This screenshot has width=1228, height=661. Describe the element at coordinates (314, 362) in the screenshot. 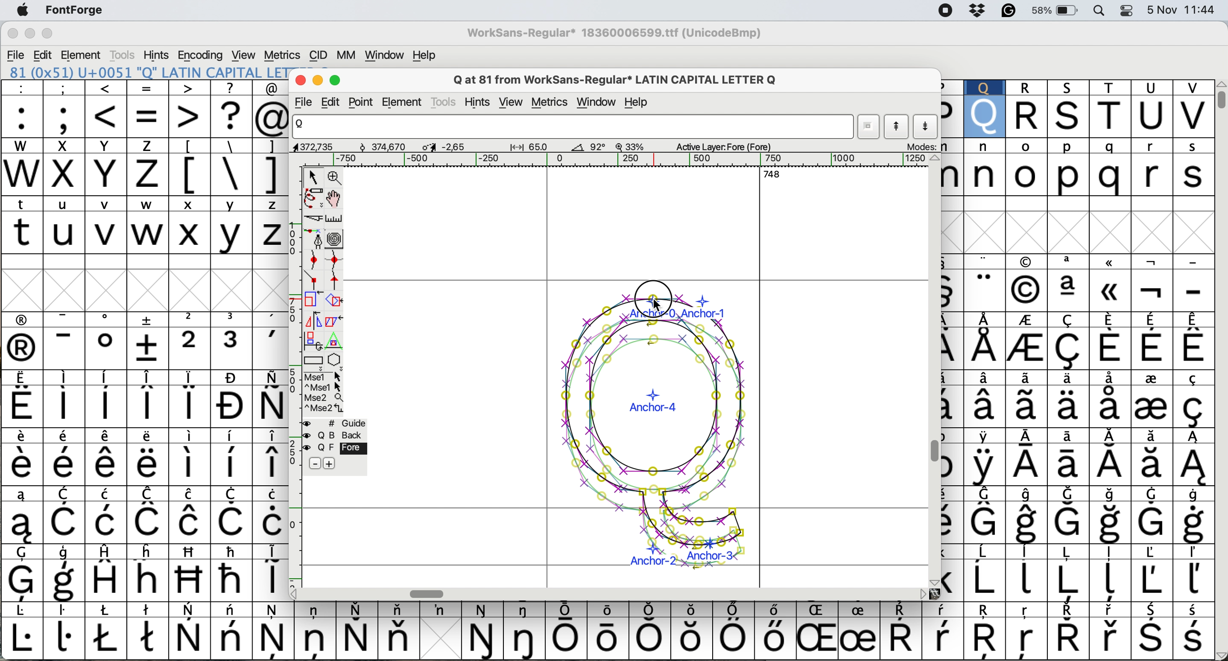

I see `rectangle or ellipse` at that location.